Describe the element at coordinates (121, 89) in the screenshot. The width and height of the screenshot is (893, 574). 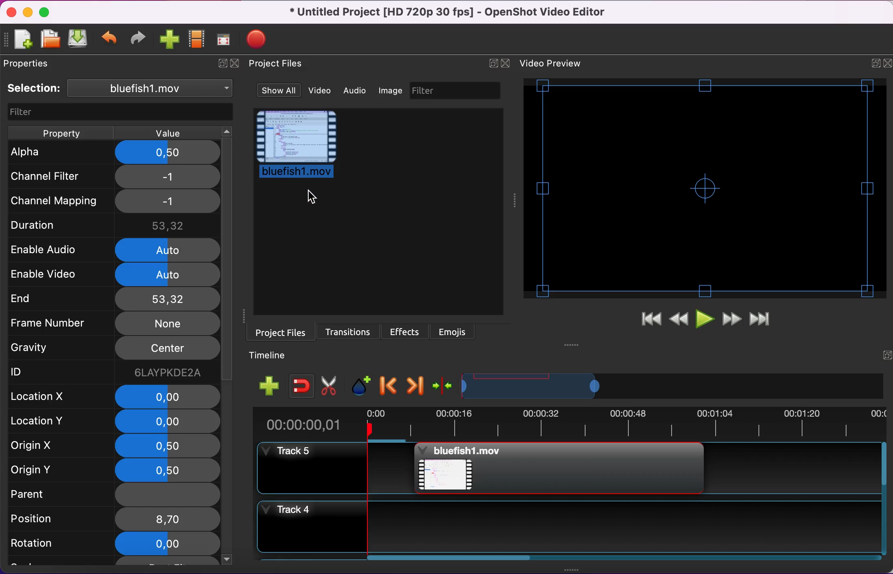
I see `selection` at that location.